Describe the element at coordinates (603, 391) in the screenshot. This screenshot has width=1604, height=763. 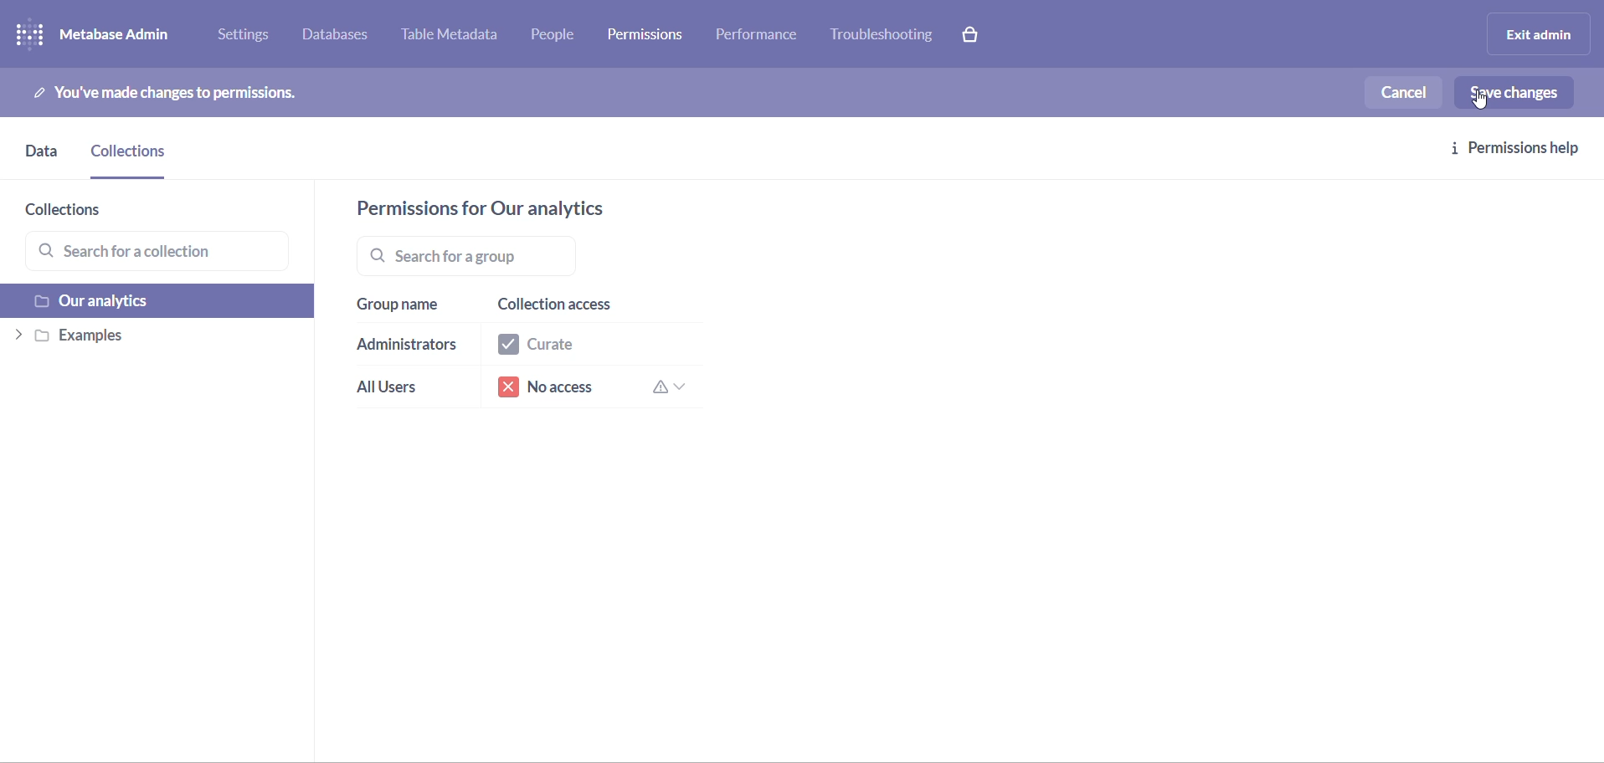
I see `no access` at that location.